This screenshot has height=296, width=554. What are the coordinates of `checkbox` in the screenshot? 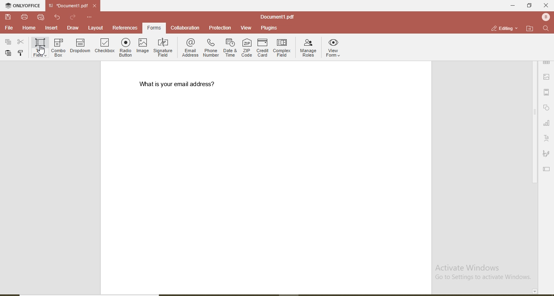 It's located at (105, 47).